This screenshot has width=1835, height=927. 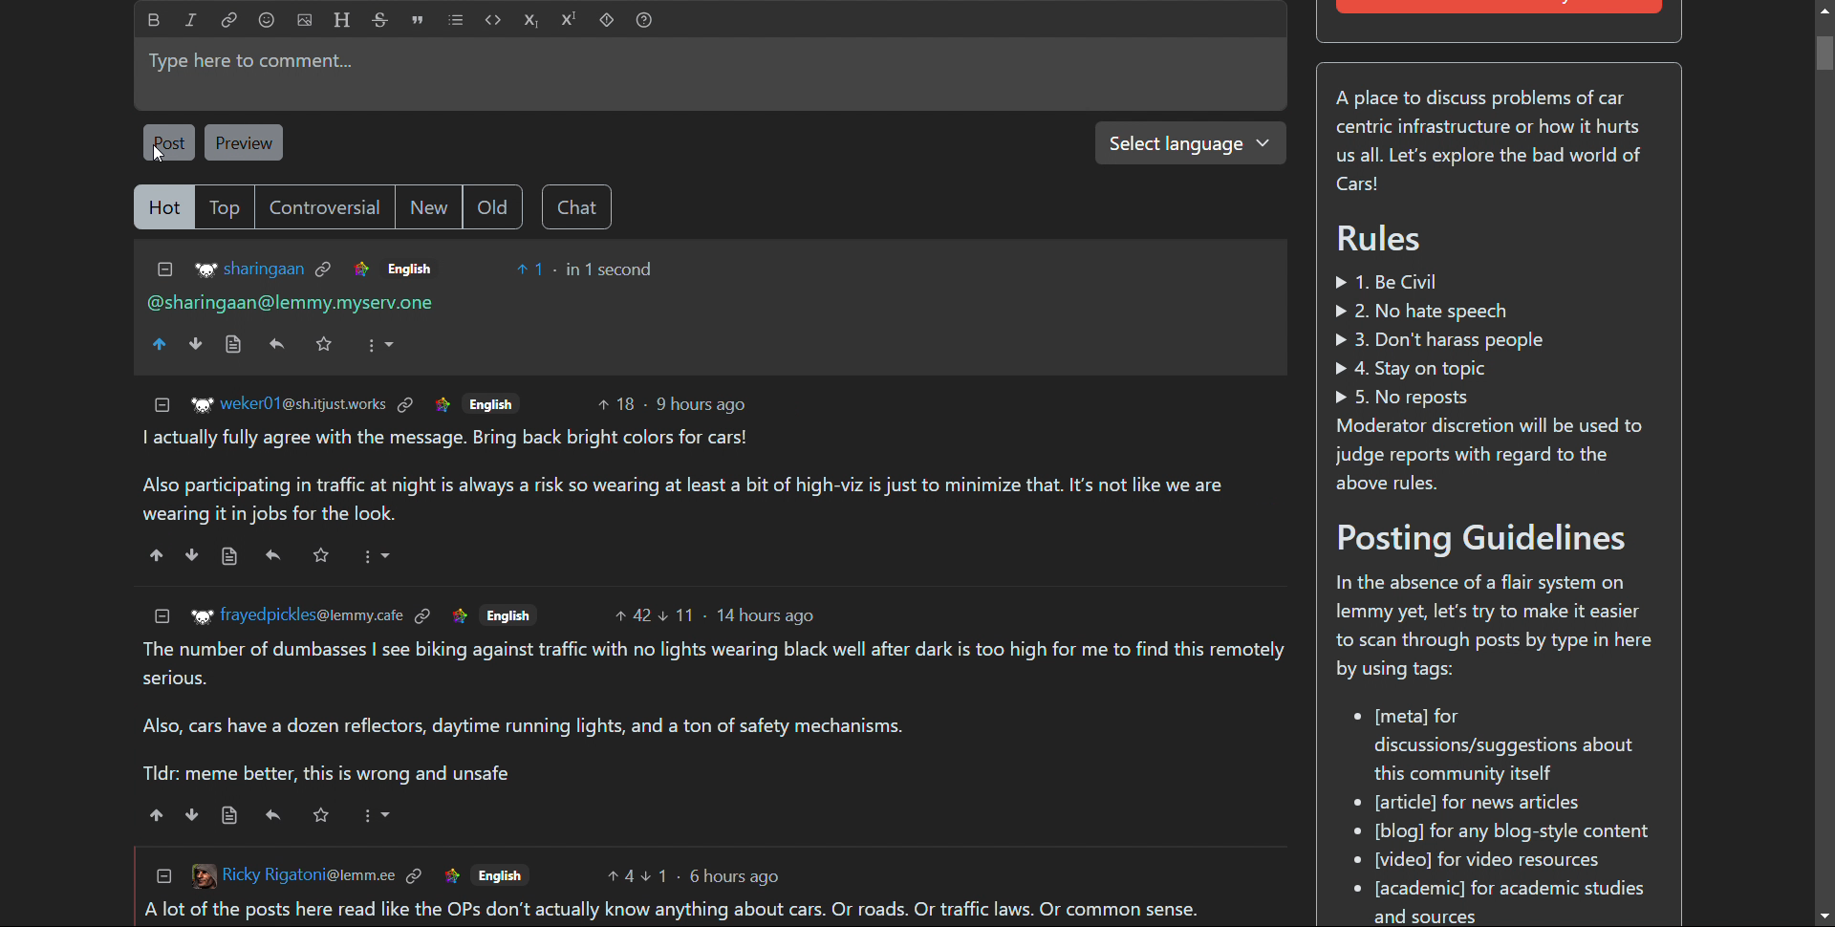 I want to click on English, so click(x=503, y=873).